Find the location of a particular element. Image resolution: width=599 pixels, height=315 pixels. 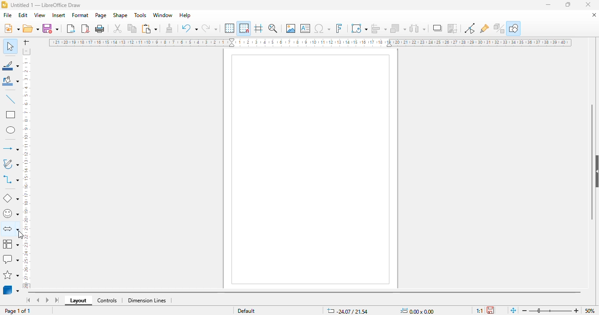

close document is located at coordinates (594, 15).